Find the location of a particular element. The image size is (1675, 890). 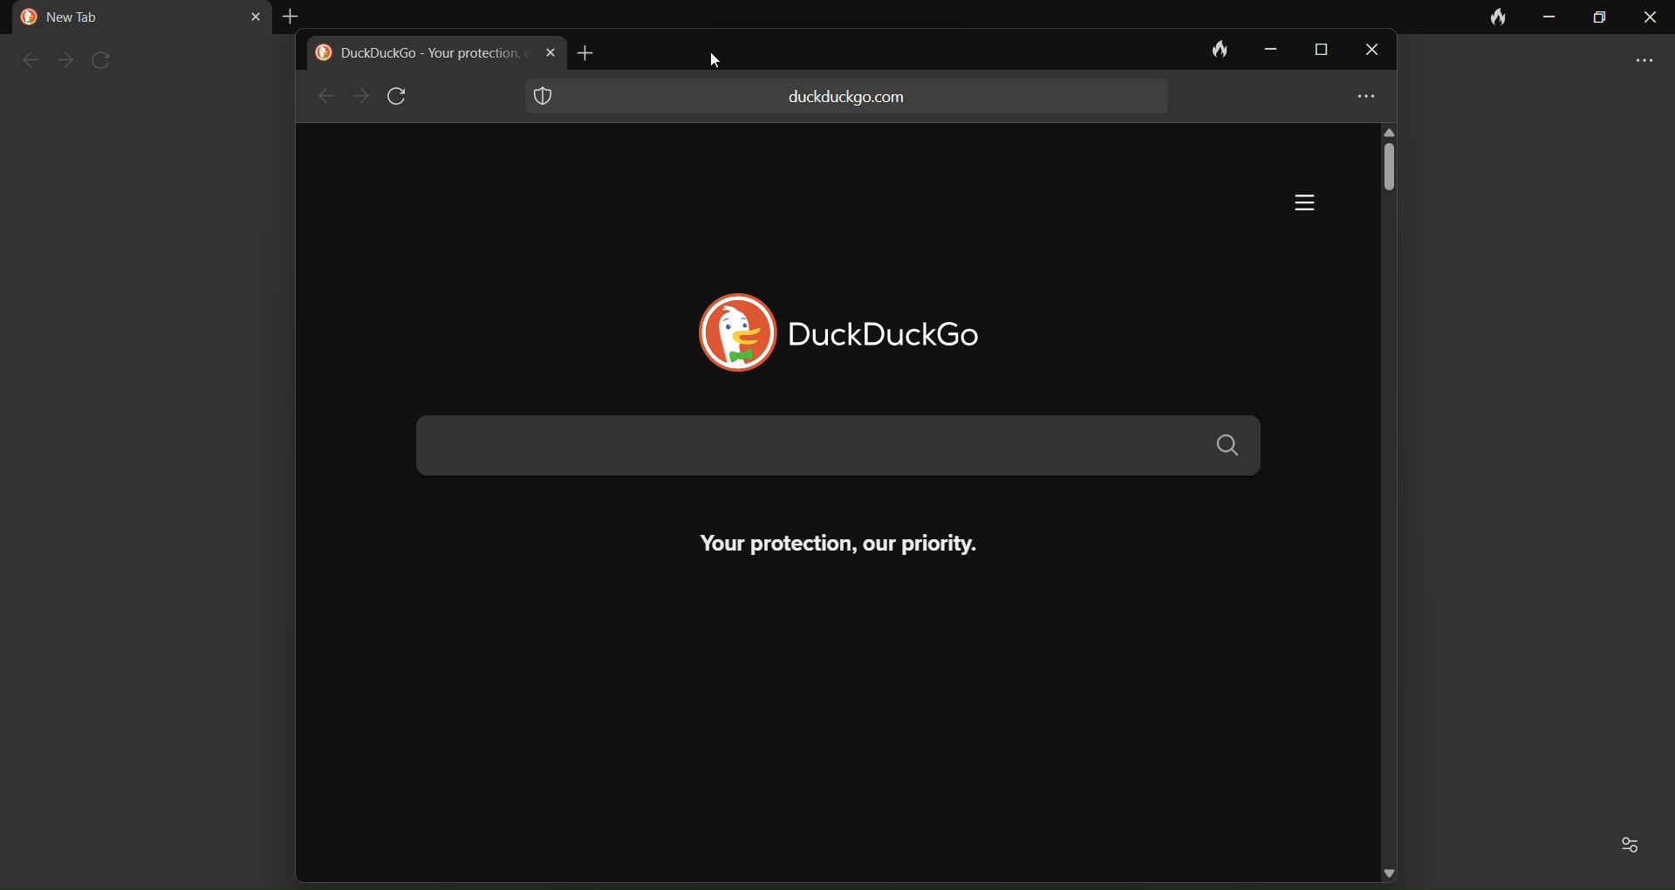

setting is located at coordinates (1634, 845).